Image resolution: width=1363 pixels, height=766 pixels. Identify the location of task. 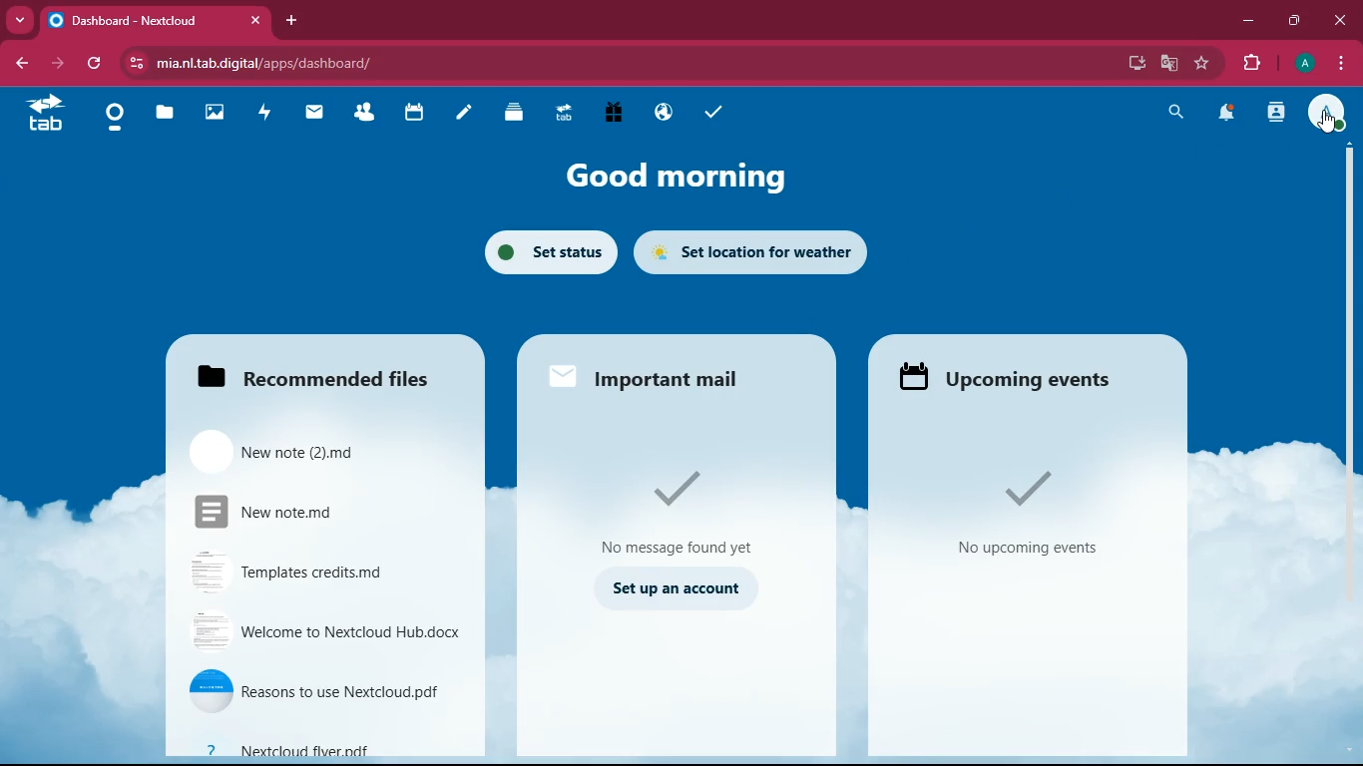
(717, 115).